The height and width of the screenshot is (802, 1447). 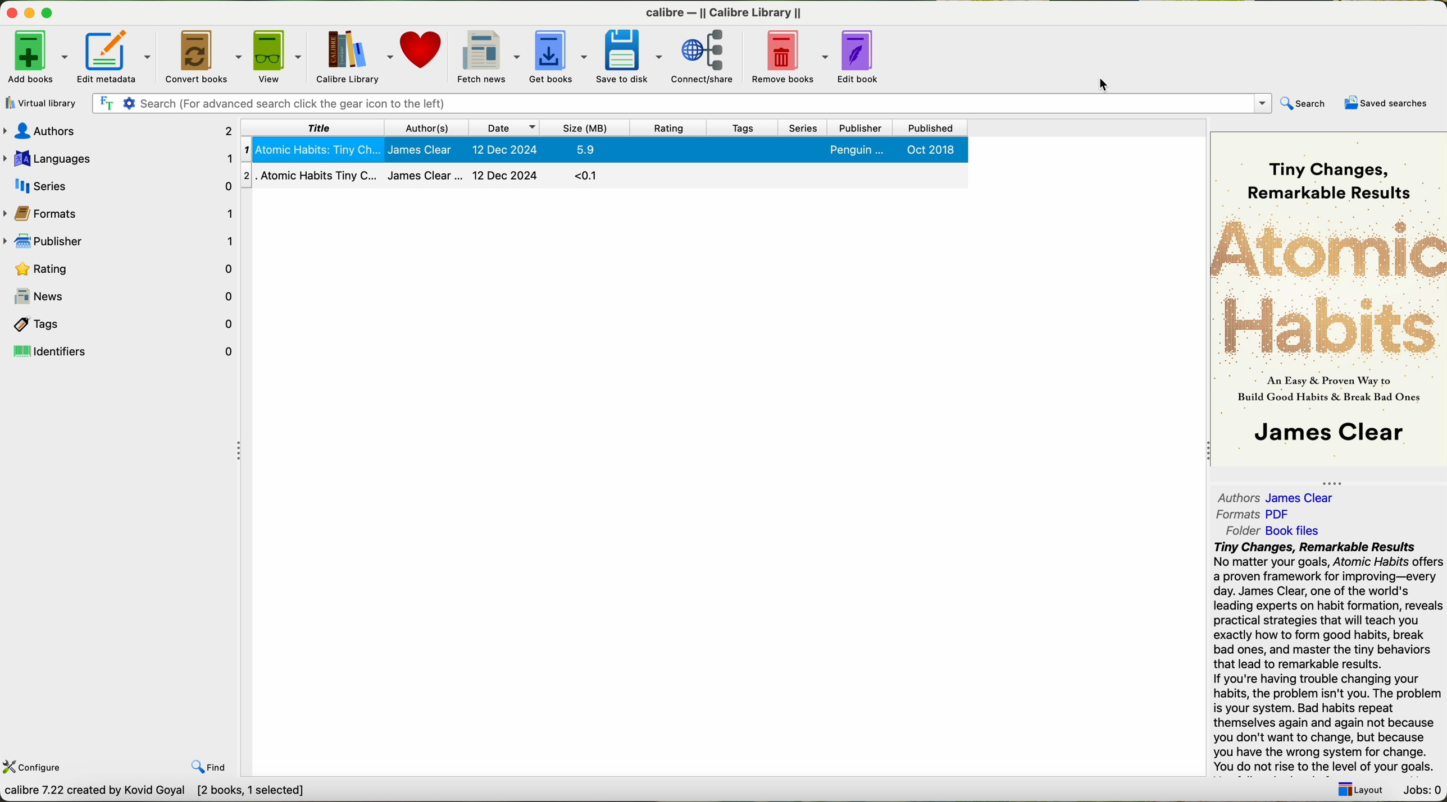 I want to click on publisher, so click(x=854, y=126).